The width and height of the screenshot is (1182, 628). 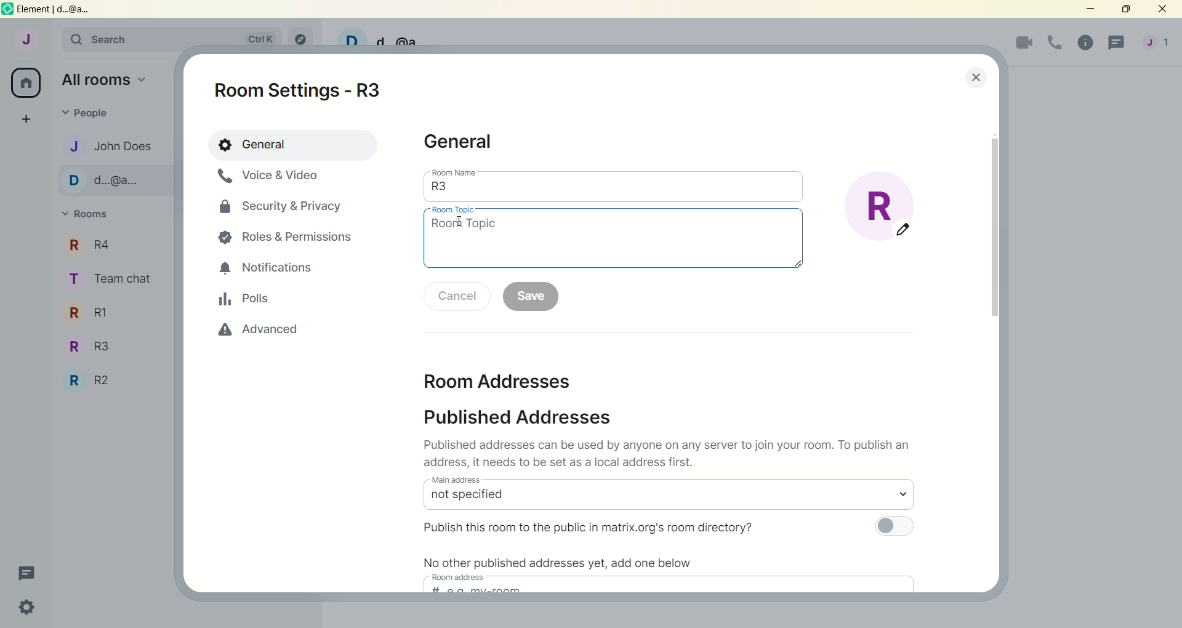 I want to click on room name, so click(x=612, y=193).